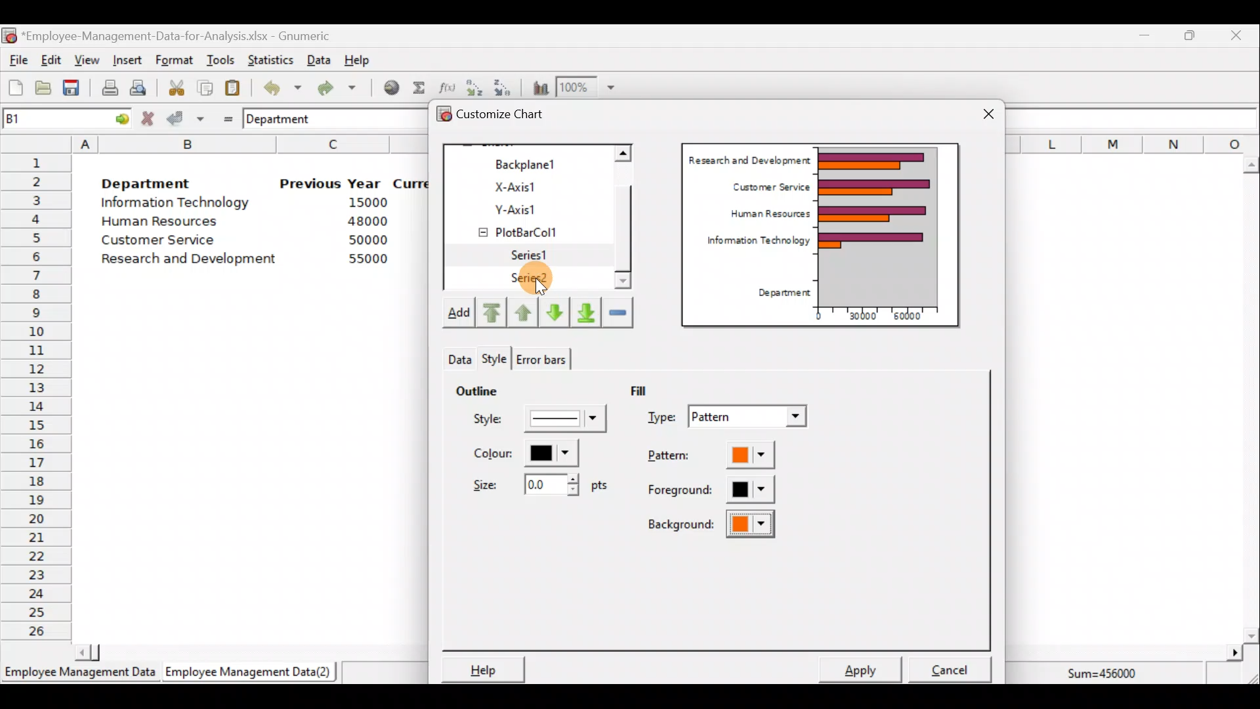 The image size is (1260, 709). Describe the element at coordinates (371, 240) in the screenshot. I see `50000` at that location.